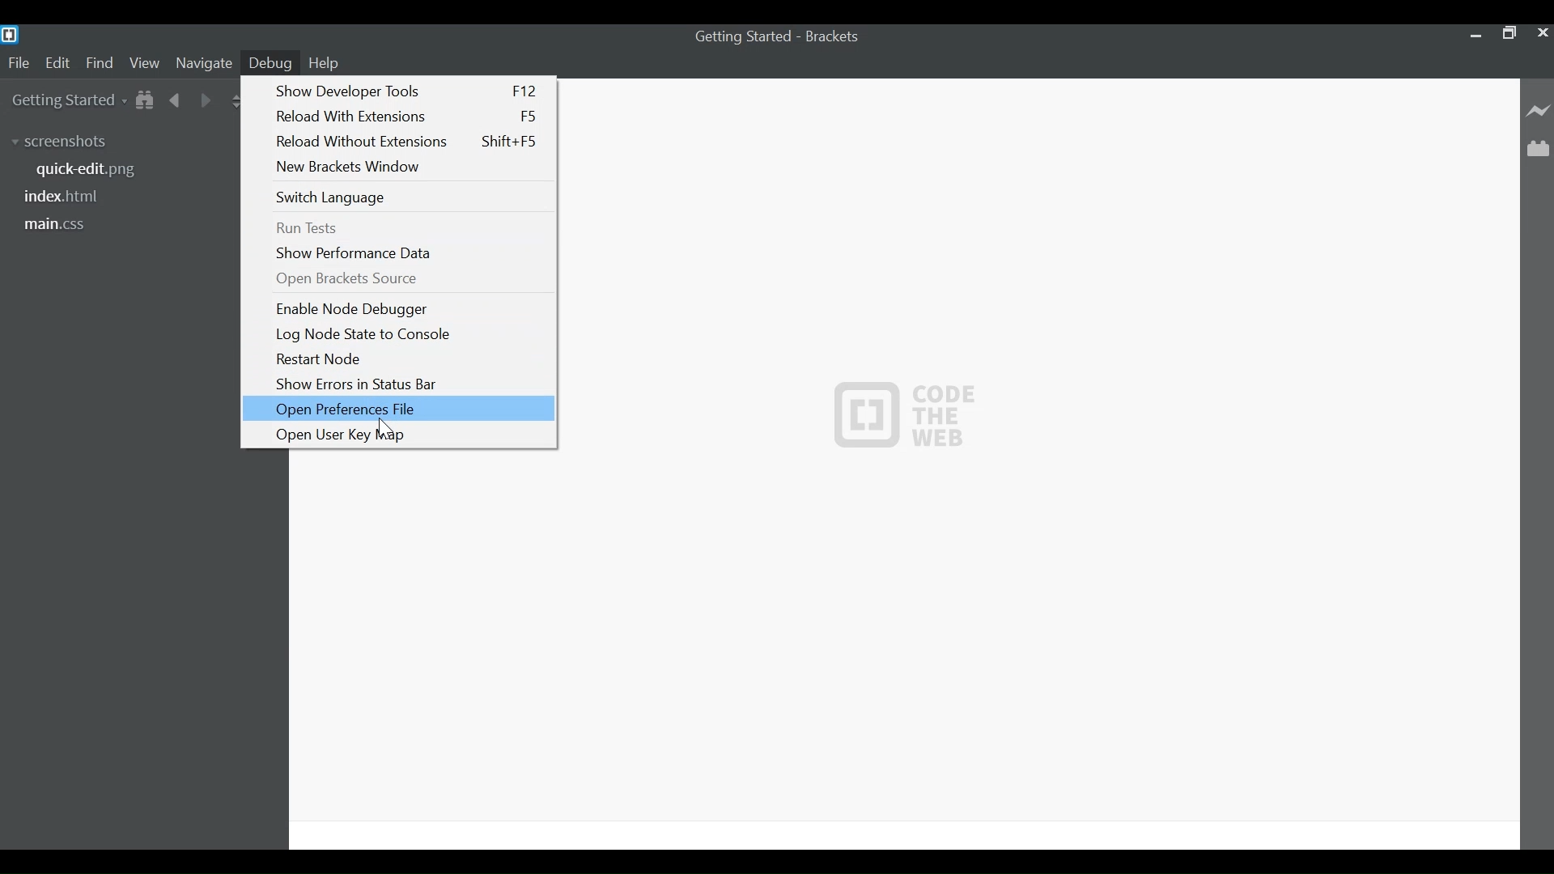 This screenshot has height=874, width=1554. Describe the element at coordinates (898, 413) in the screenshot. I see `Code the web` at that location.